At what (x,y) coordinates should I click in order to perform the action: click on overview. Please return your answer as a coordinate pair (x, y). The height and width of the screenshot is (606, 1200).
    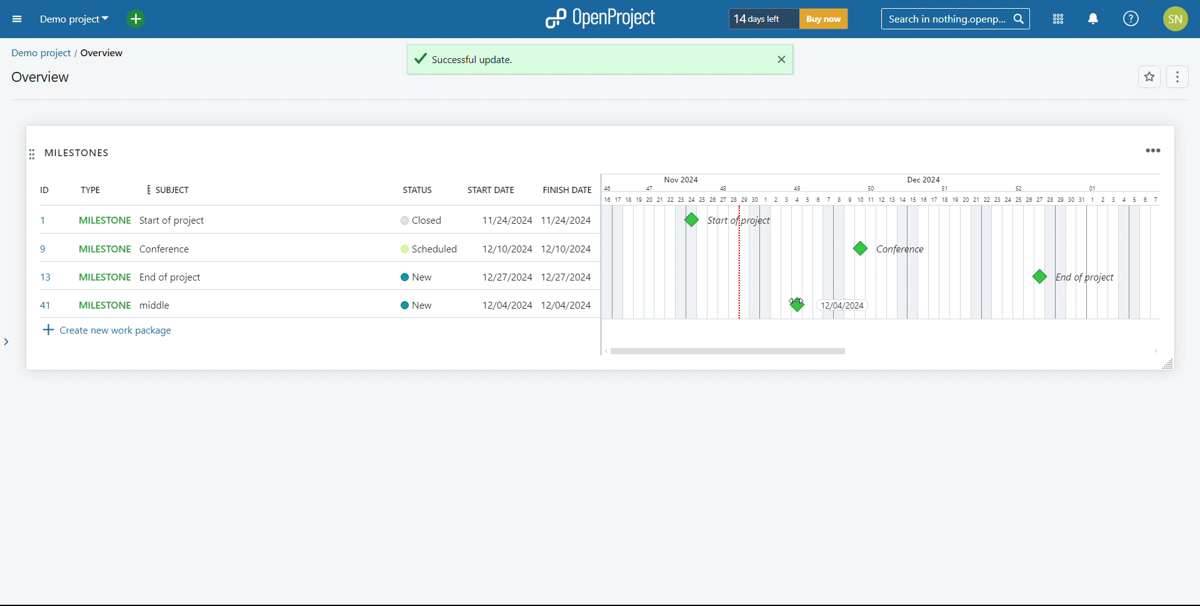
    Looking at the image, I should click on (41, 77).